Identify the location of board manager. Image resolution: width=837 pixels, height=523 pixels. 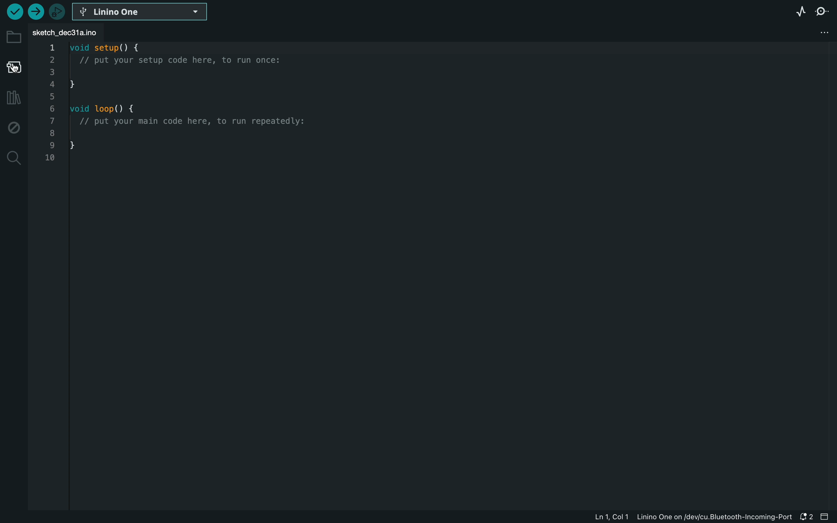
(13, 67).